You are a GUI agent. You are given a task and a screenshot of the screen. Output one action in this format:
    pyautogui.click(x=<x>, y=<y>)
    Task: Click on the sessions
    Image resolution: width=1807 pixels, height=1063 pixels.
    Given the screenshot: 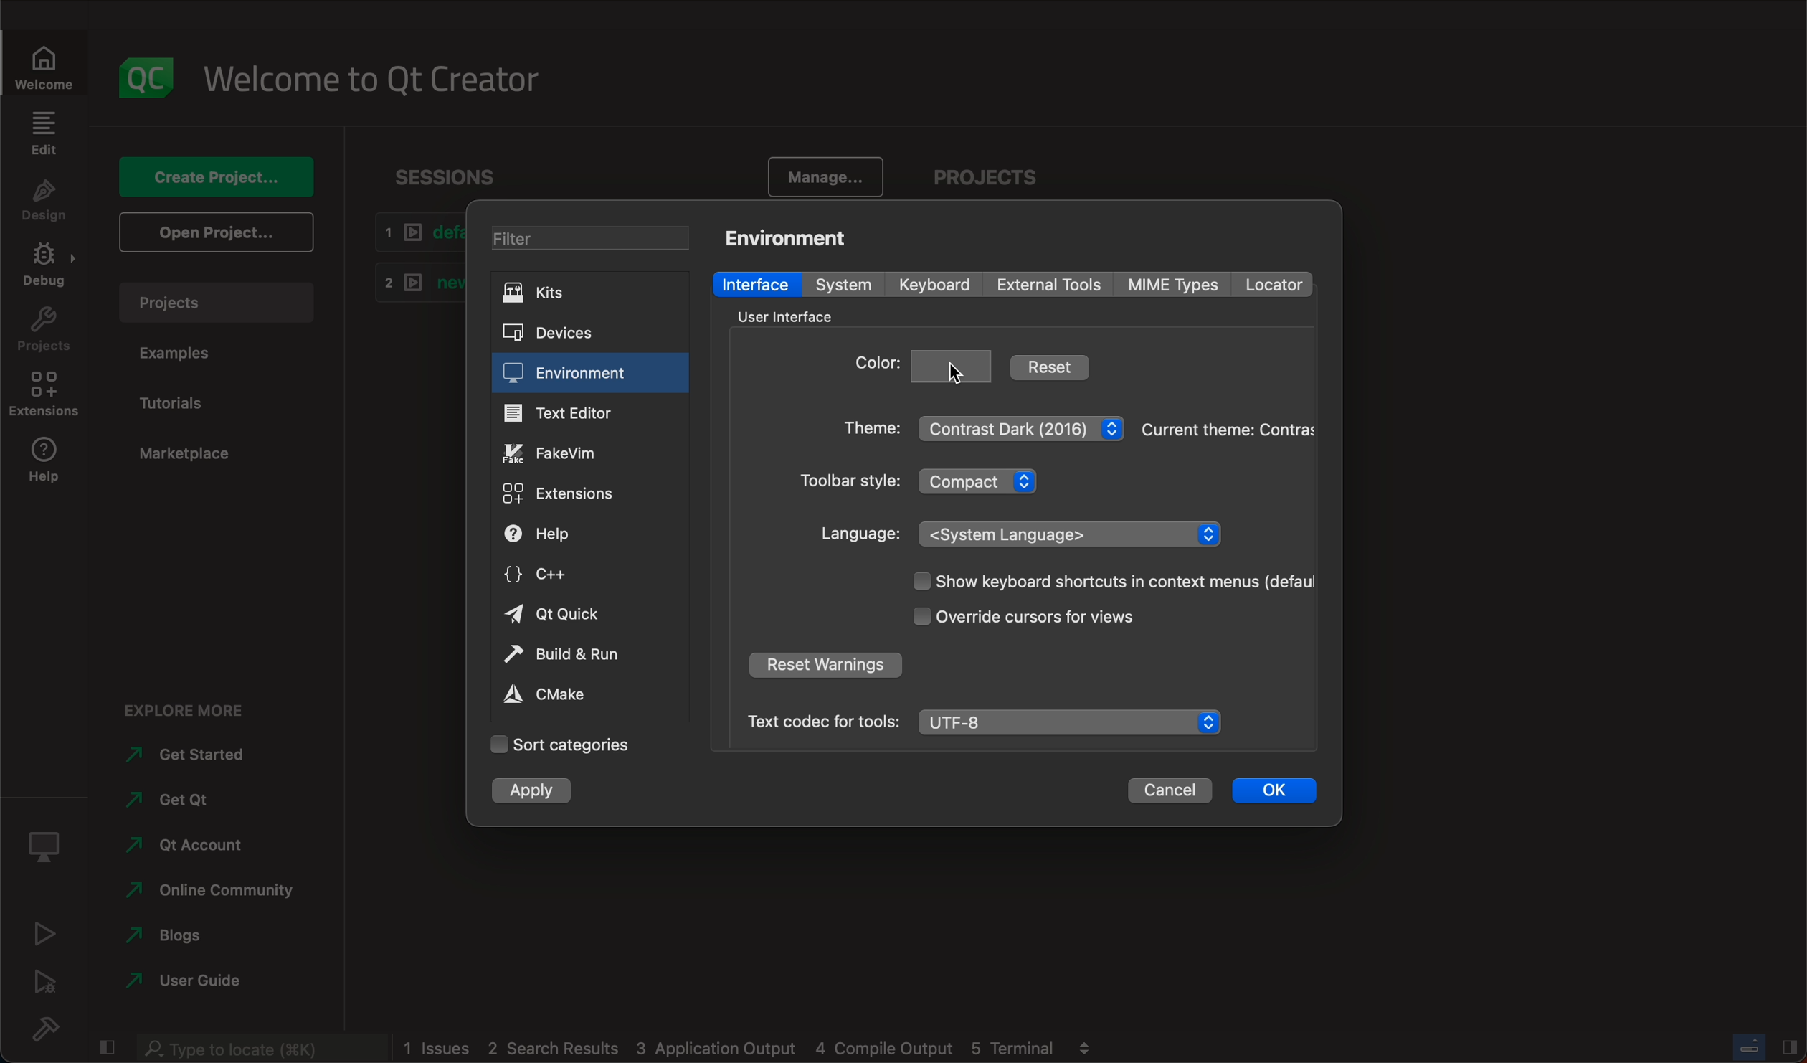 What is the action you would take?
    pyautogui.click(x=445, y=169)
    